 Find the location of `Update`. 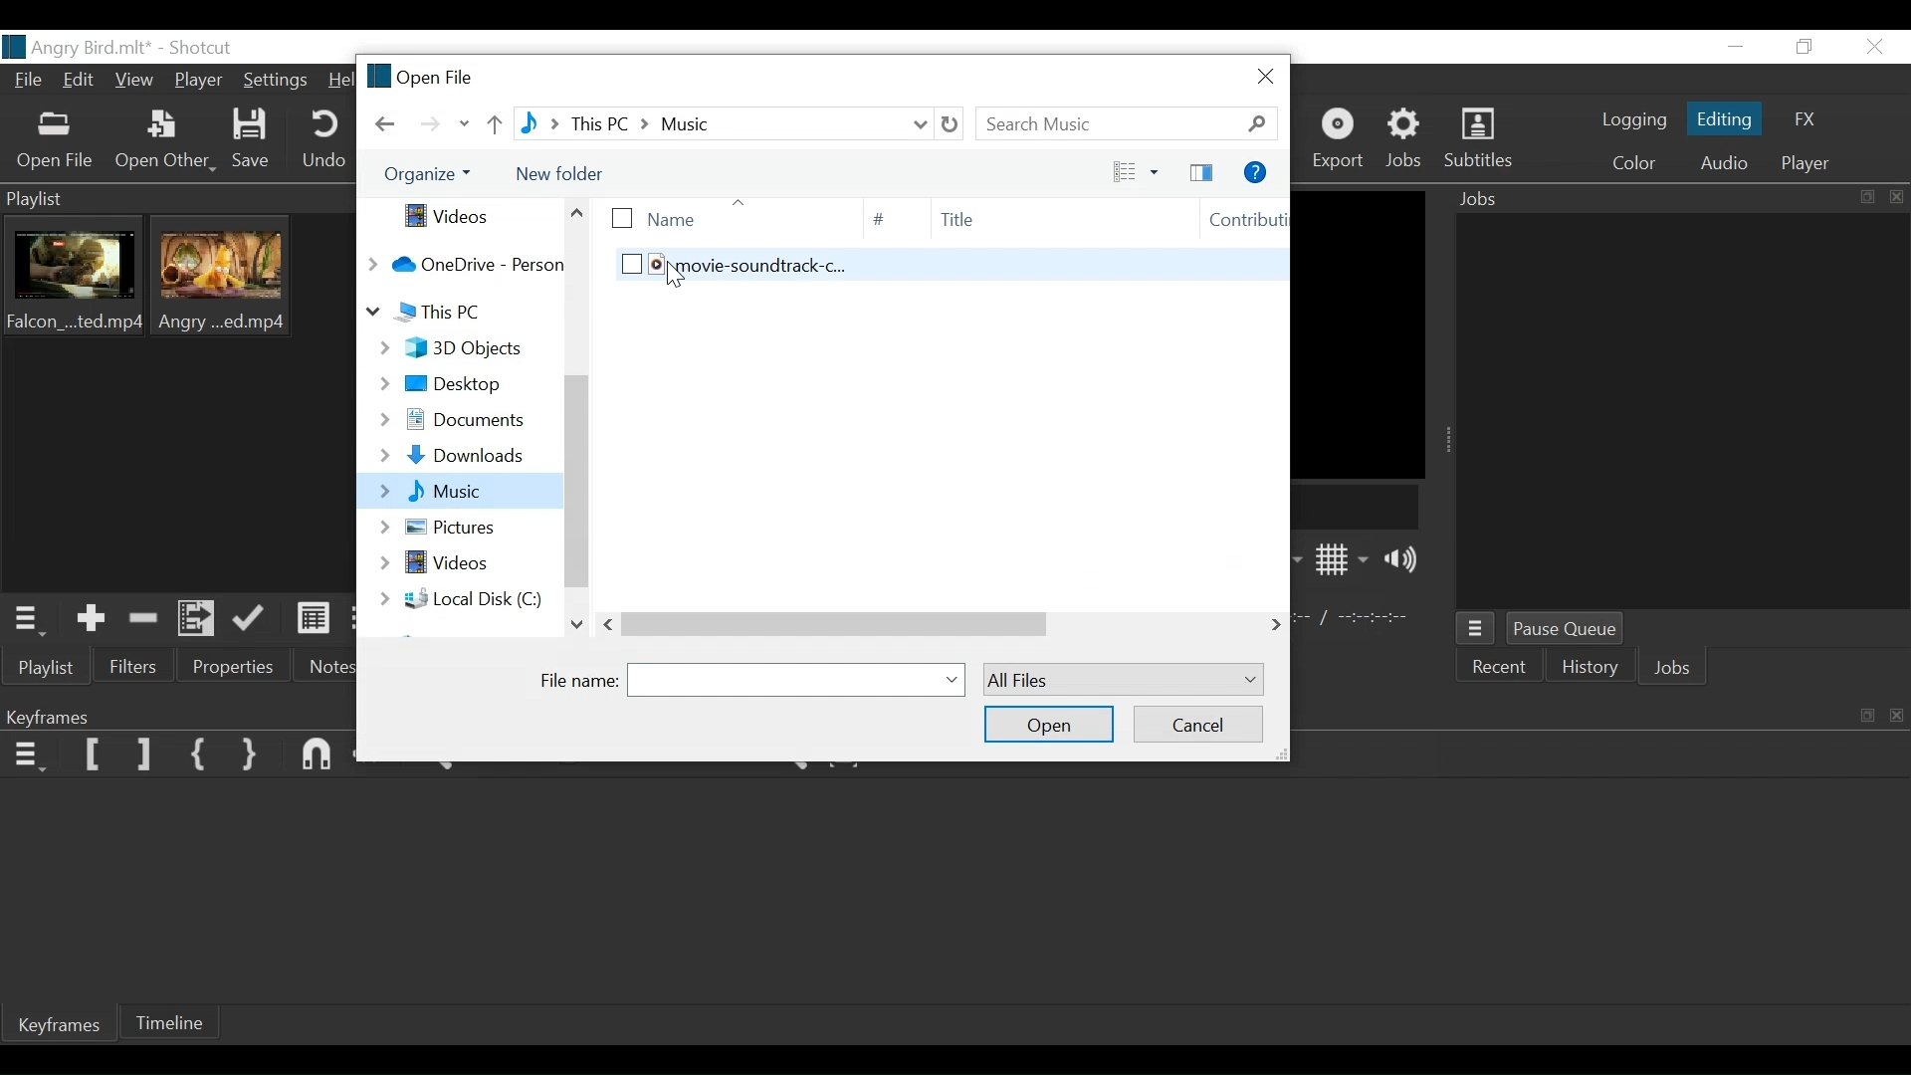

Update is located at coordinates (252, 623).